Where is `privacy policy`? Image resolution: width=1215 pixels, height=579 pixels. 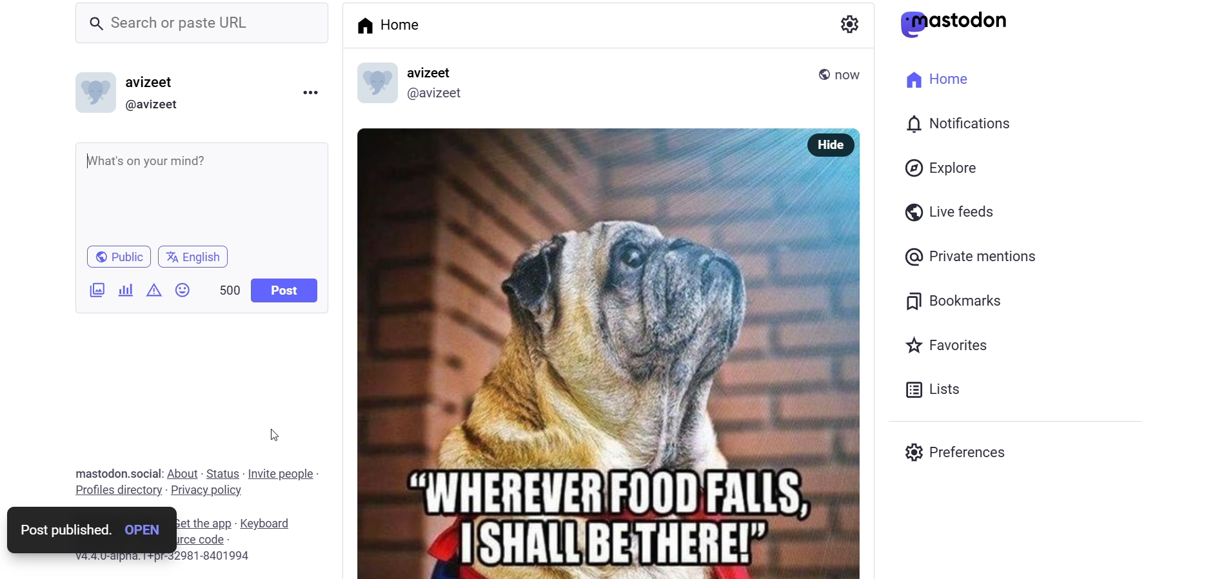 privacy policy is located at coordinates (206, 492).